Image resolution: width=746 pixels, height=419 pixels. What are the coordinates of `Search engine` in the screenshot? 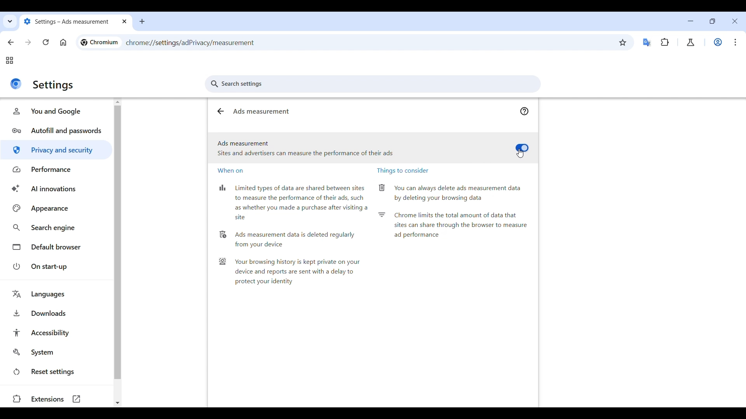 It's located at (56, 228).